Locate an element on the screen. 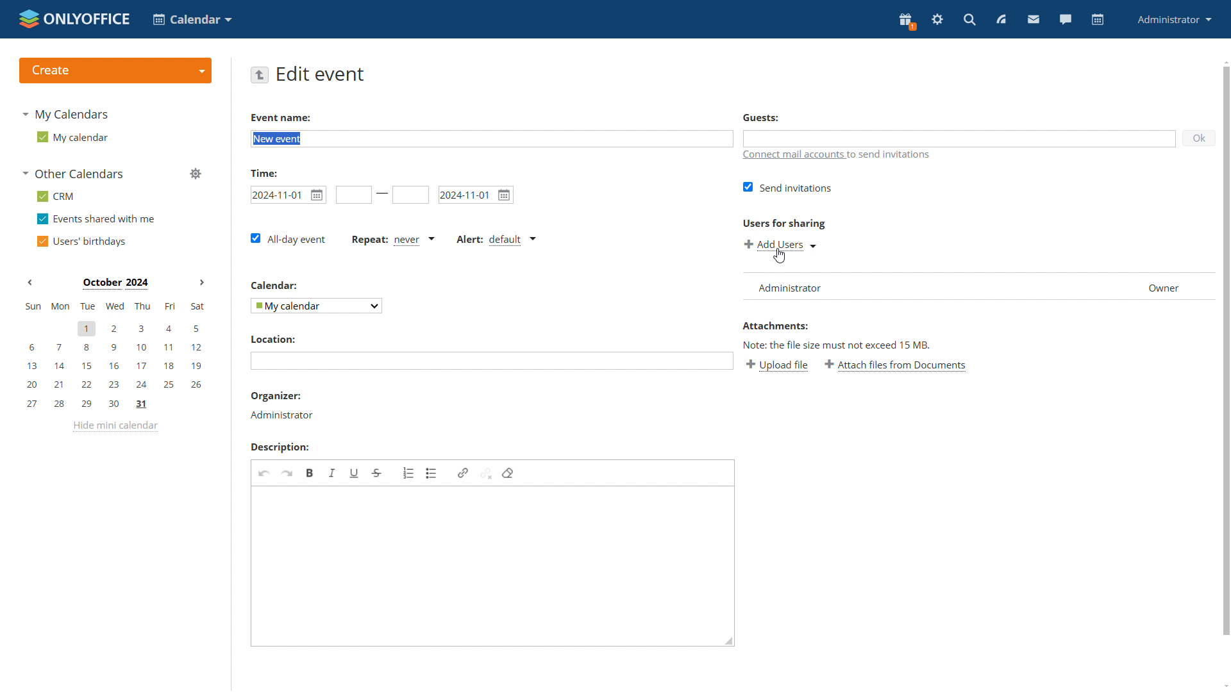  bold is located at coordinates (309, 474).